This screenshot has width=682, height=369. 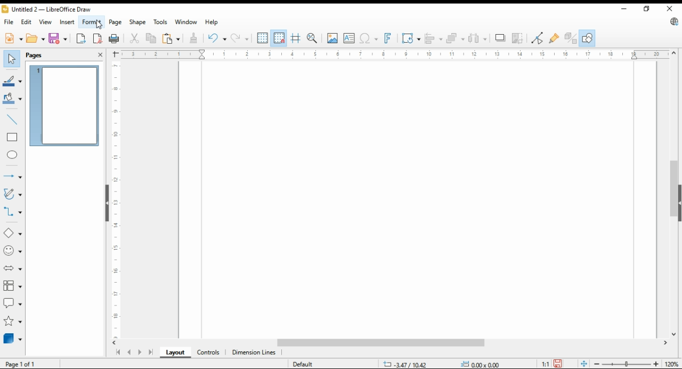 I want to click on insert, so click(x=67, y=21).